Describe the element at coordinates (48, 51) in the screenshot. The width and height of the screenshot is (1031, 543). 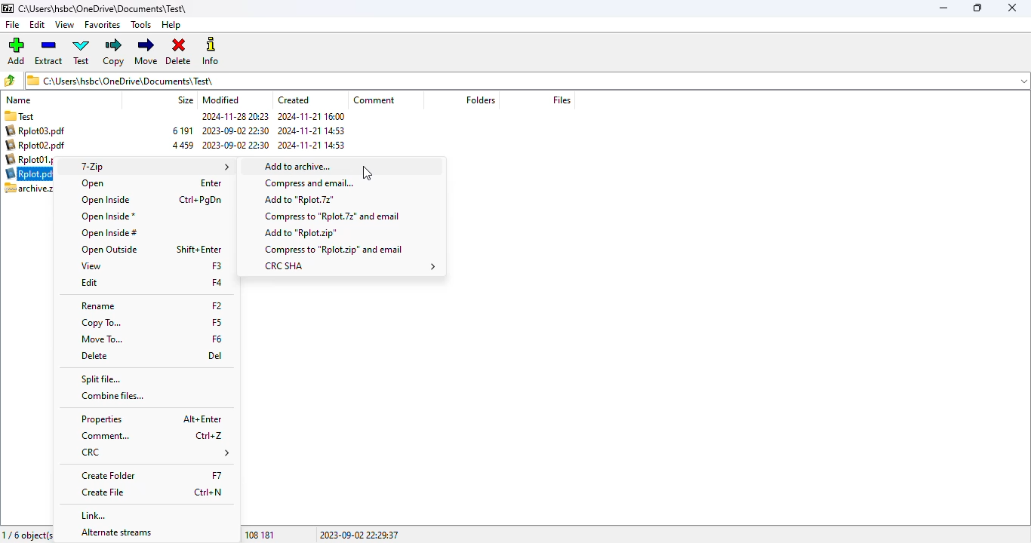
I see `extract` at that location.